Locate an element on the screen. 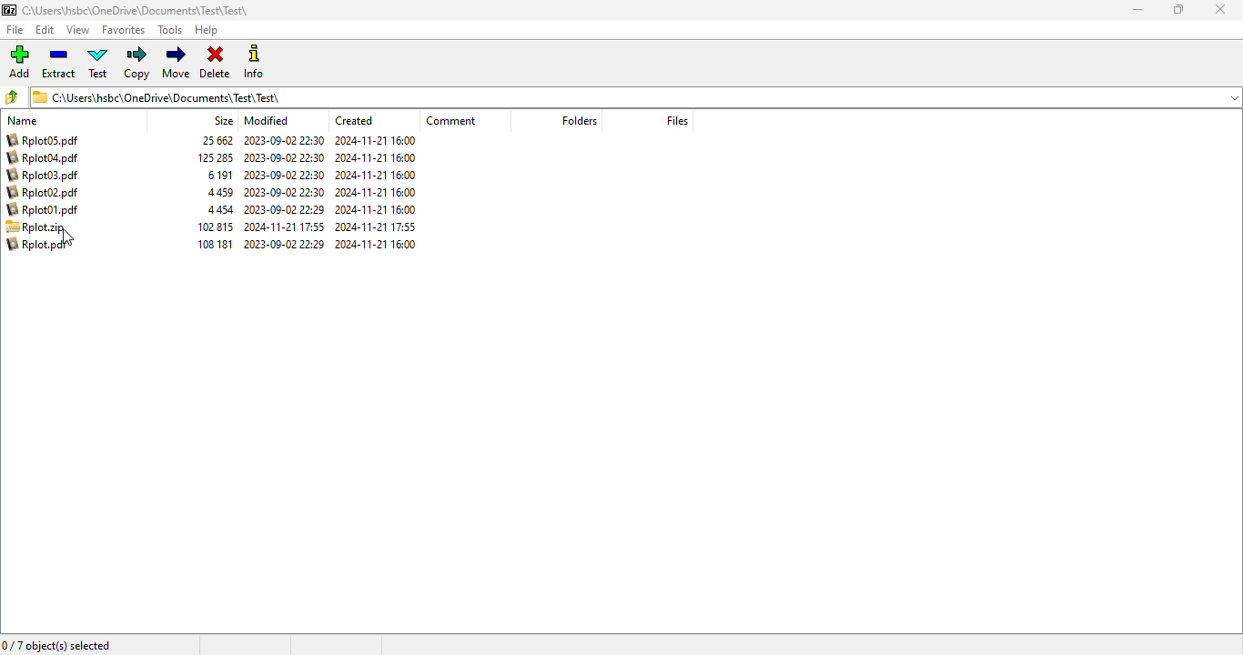  modified date & time is located at coordinates (284, 192).